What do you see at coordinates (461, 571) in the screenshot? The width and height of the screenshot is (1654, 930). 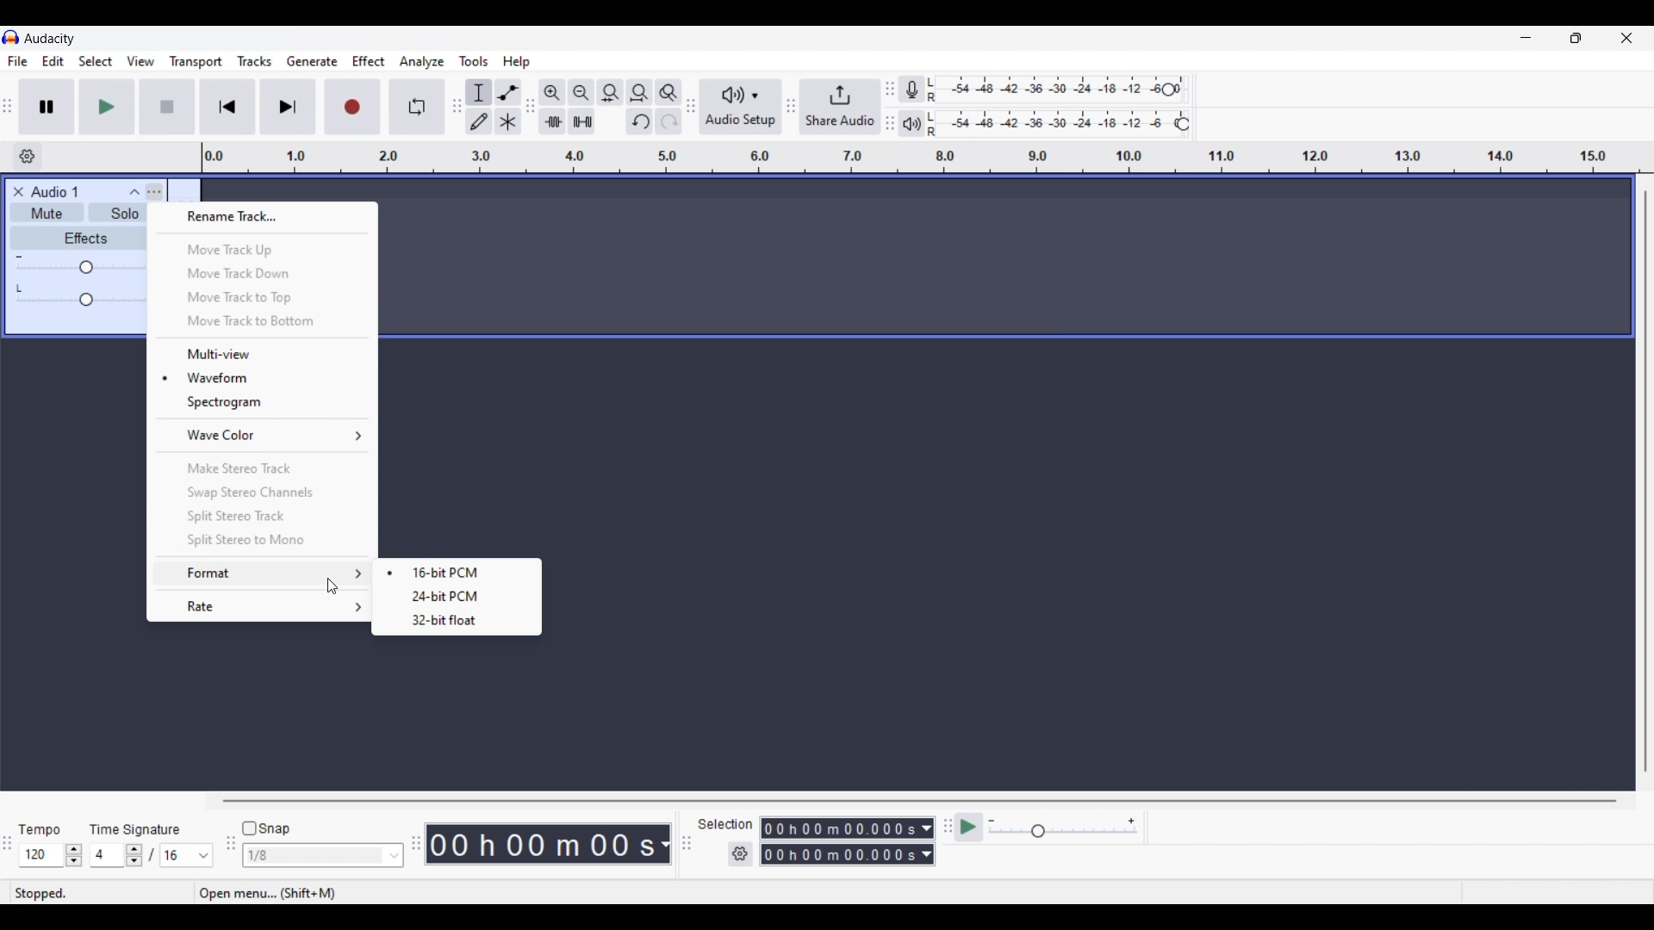 I see `Default format changes reflecting in added track` at bounding box center [461, 571].